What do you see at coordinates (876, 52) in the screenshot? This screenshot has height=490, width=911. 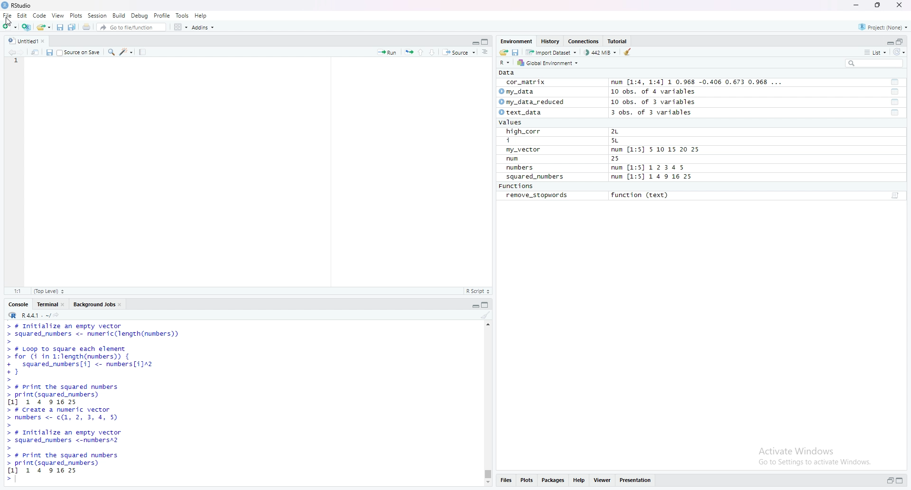 I see `List` at bounding box center [876, 52].